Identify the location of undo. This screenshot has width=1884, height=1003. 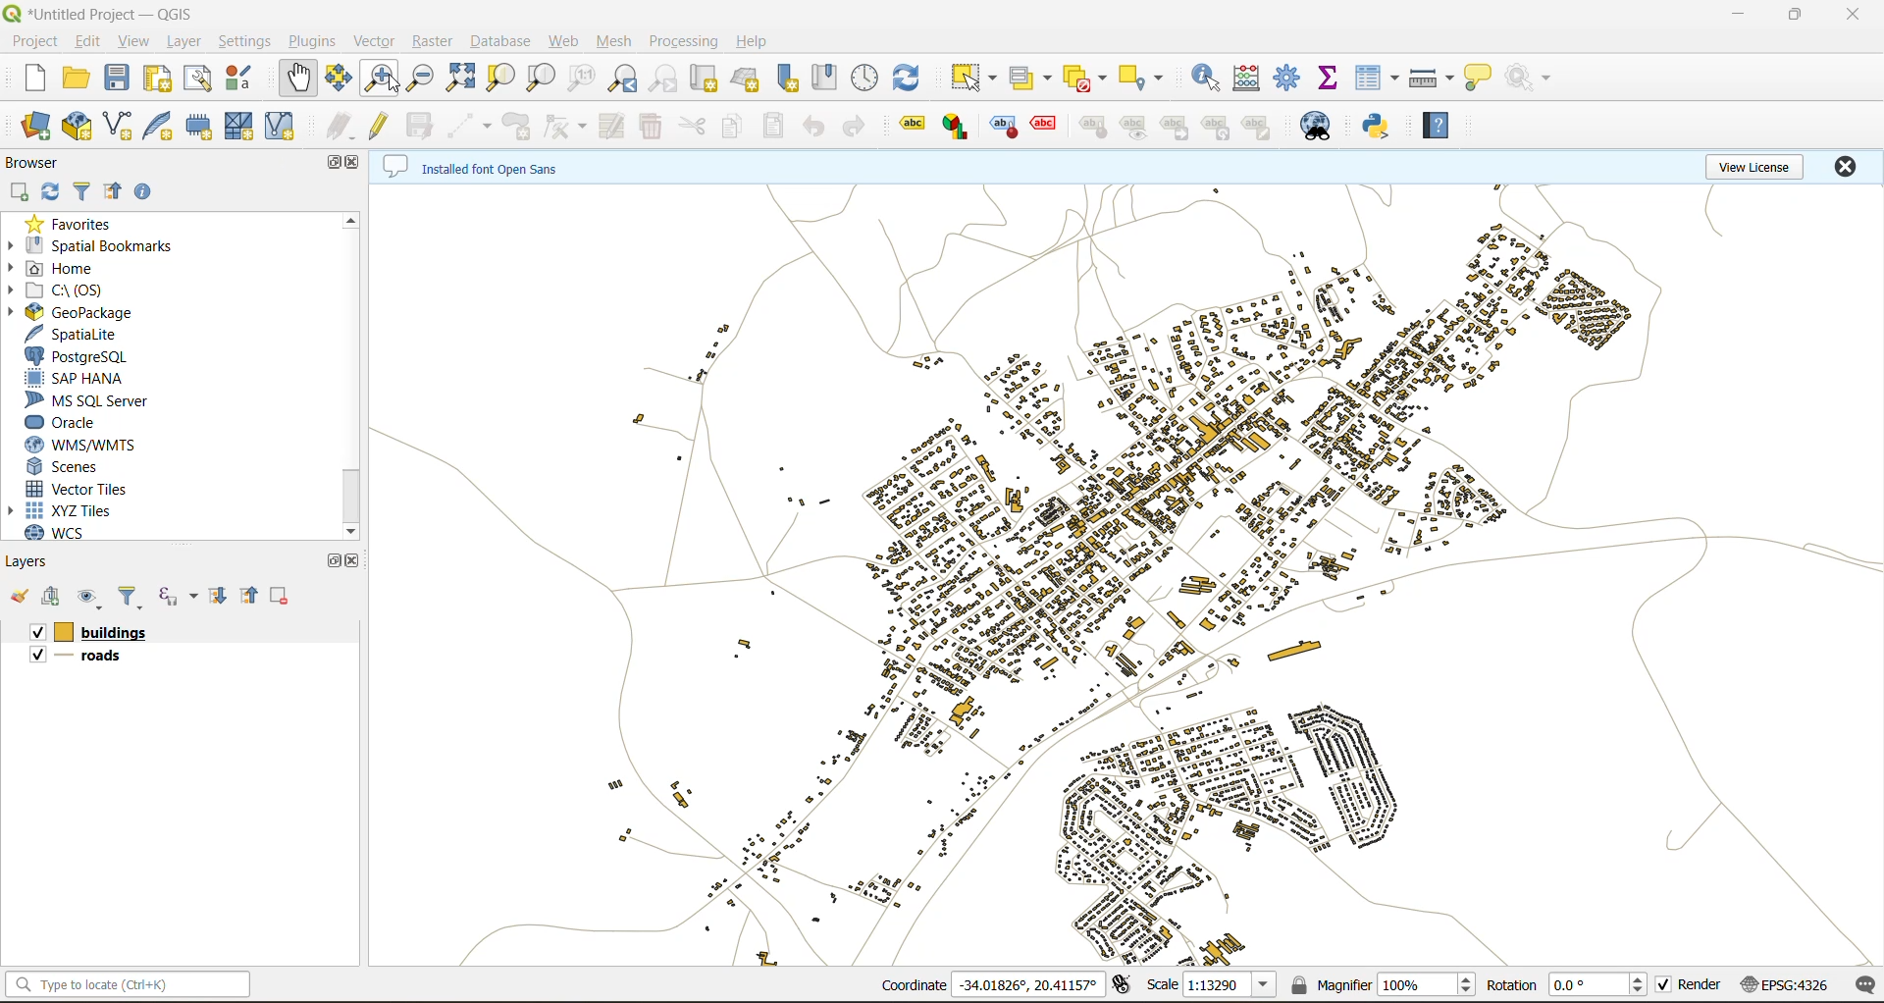
(811, 127).